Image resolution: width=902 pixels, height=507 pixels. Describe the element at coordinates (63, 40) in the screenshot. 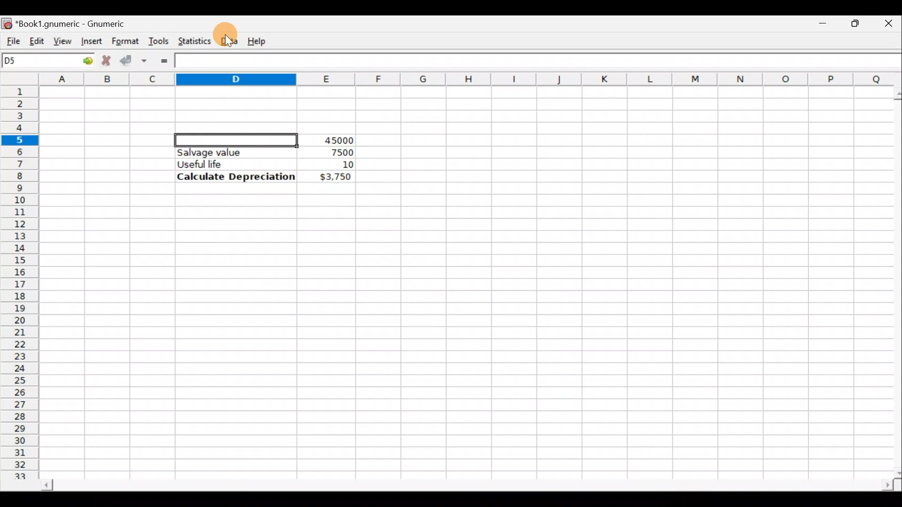

I see `View` at that location.